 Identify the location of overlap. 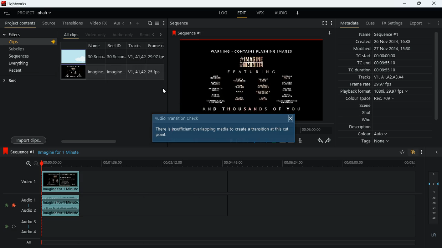
(413, 153).